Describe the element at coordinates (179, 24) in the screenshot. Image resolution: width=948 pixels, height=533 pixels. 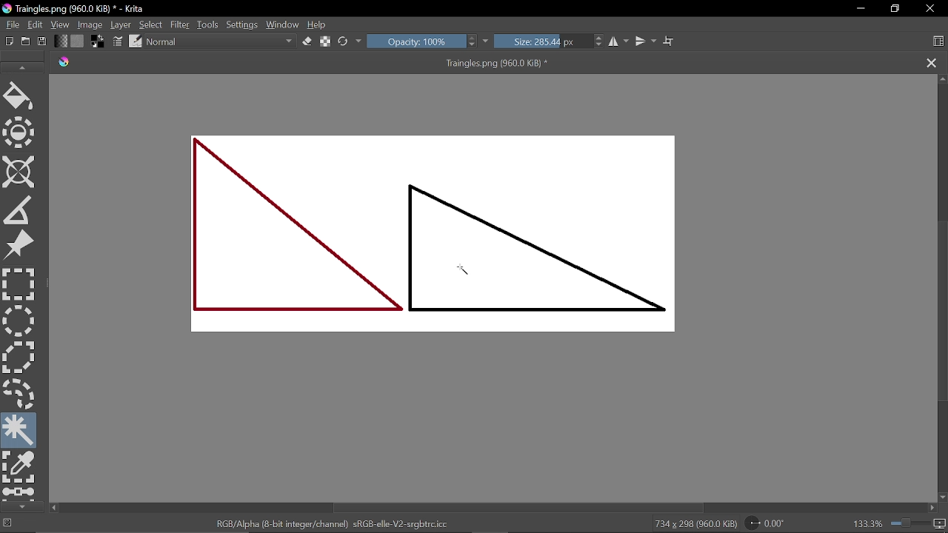
I see `Filter` at that location.